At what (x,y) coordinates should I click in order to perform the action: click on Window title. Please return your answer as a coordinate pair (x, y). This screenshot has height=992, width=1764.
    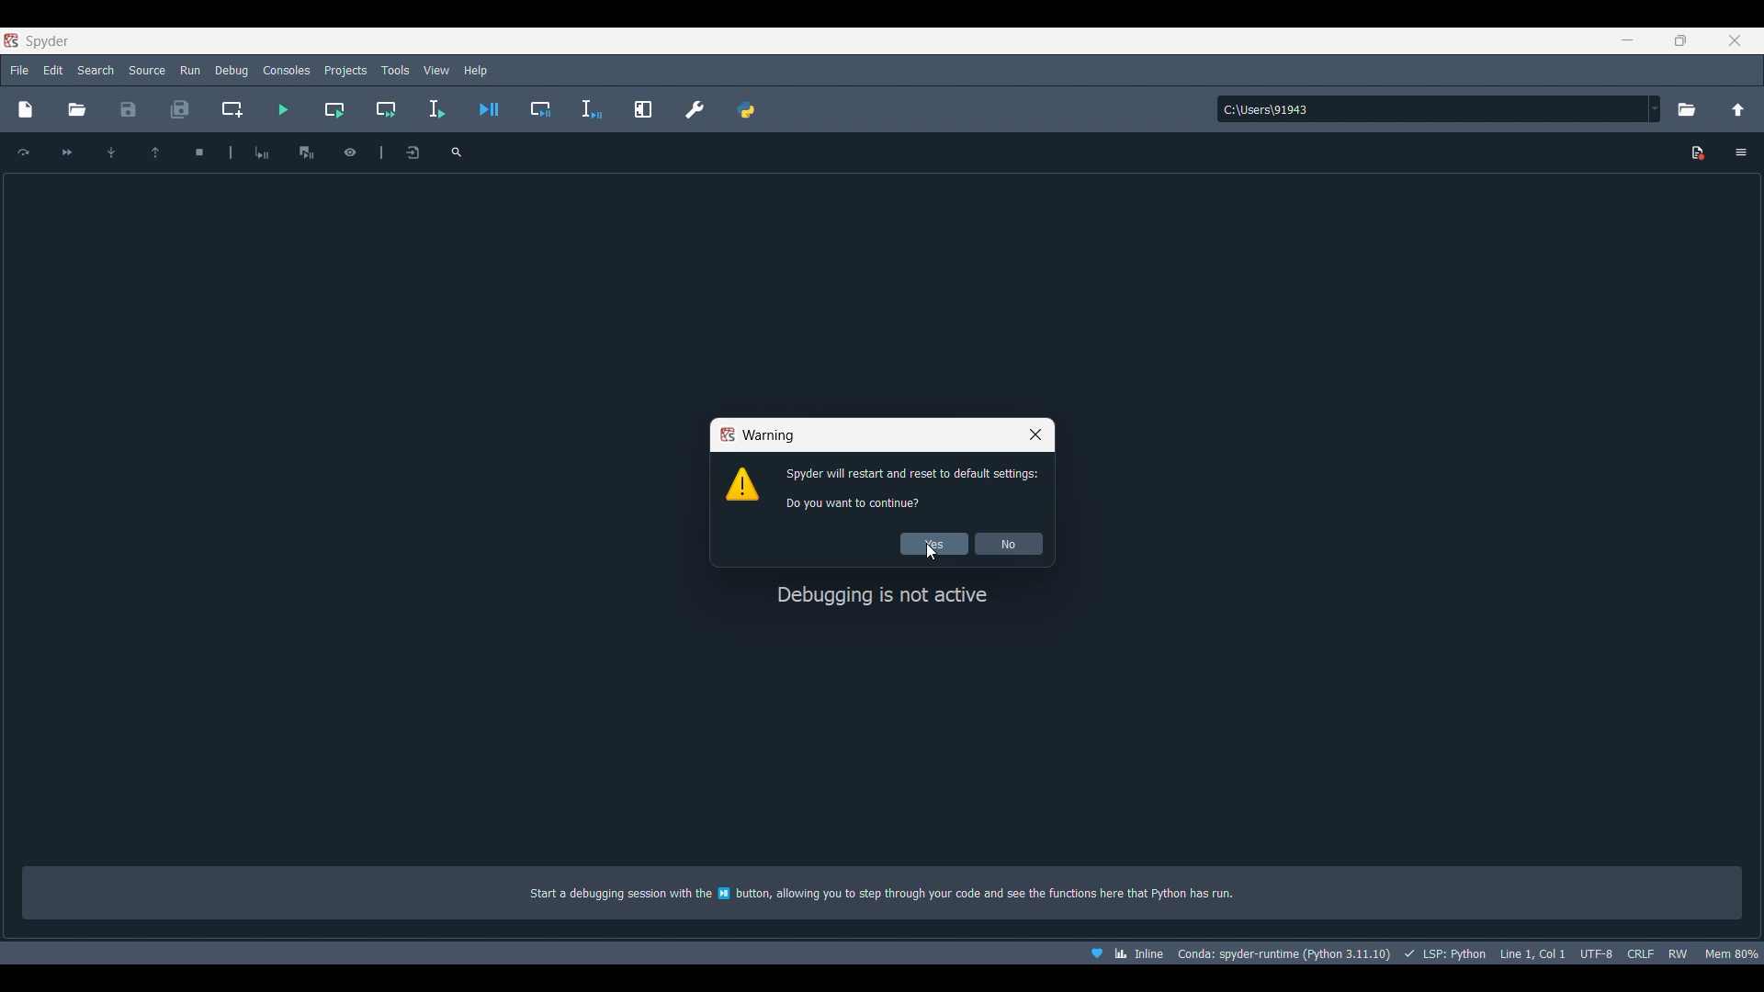
    Looking at the image, I should click on (756, 434).